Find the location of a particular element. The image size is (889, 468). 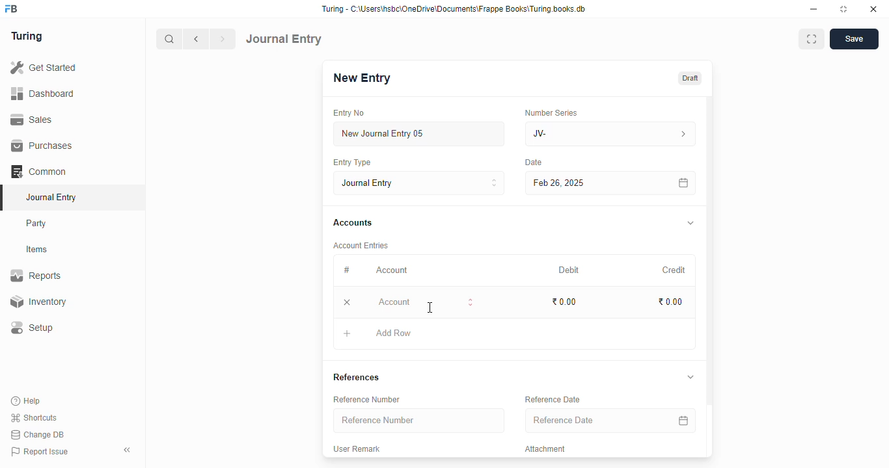

attachment is located at coordinates (545, 449).